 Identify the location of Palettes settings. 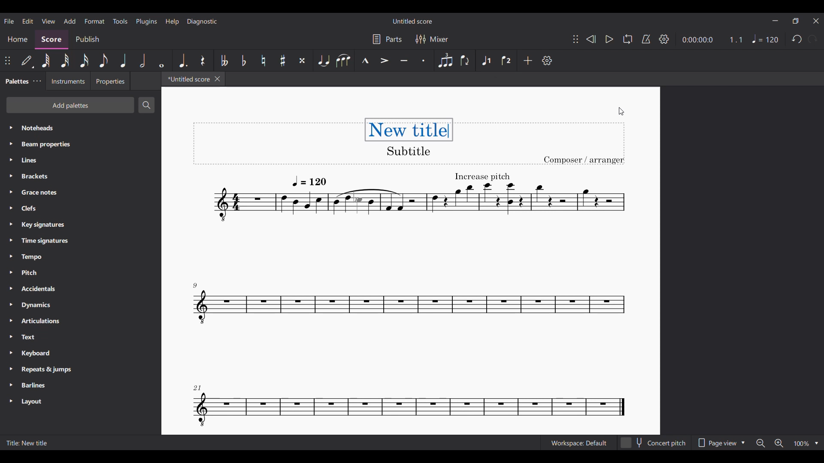
(37, 81).